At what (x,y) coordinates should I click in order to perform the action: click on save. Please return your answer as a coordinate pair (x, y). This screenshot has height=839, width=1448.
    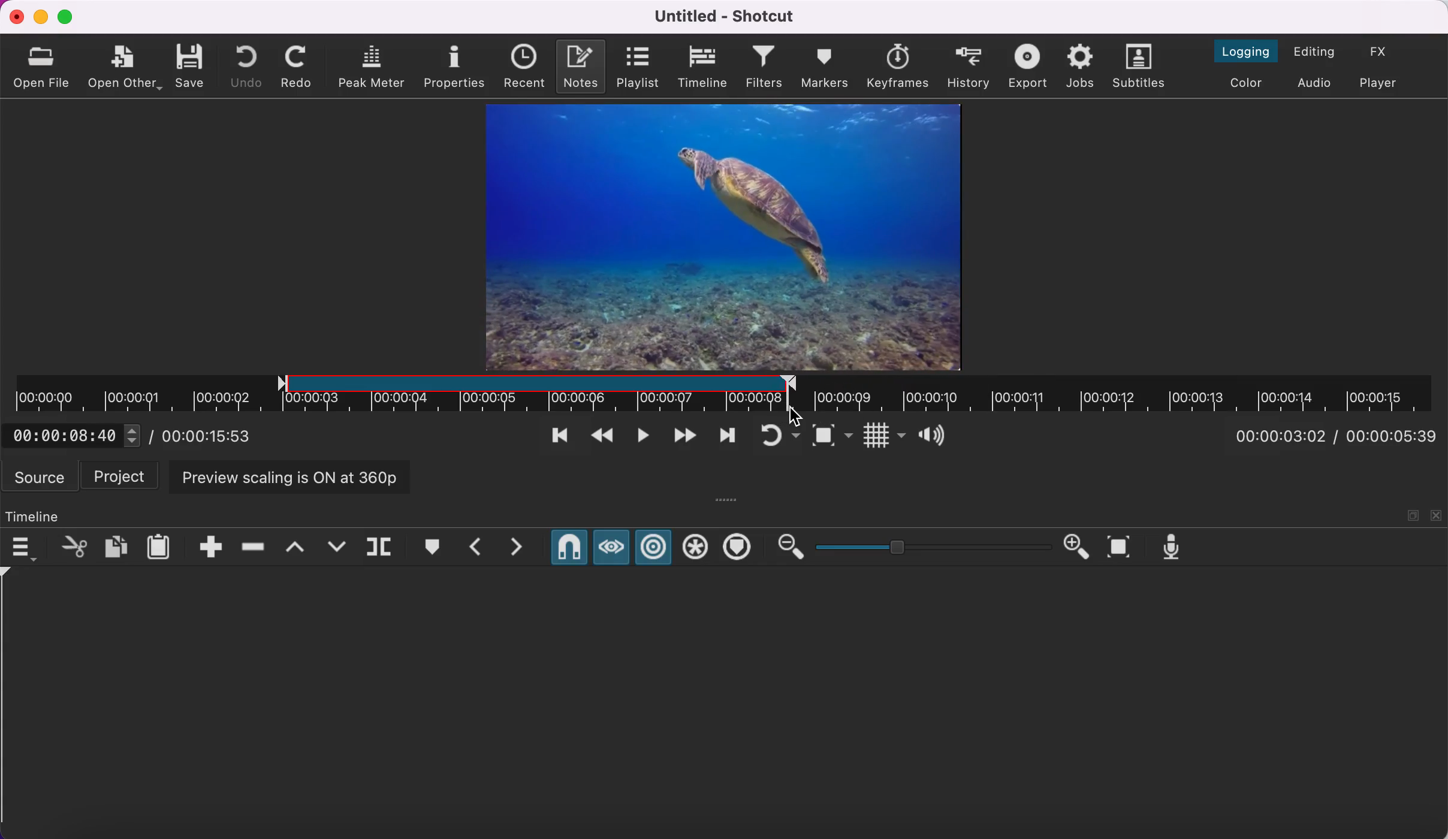
    Looking at the image, I should click on (194, 64).